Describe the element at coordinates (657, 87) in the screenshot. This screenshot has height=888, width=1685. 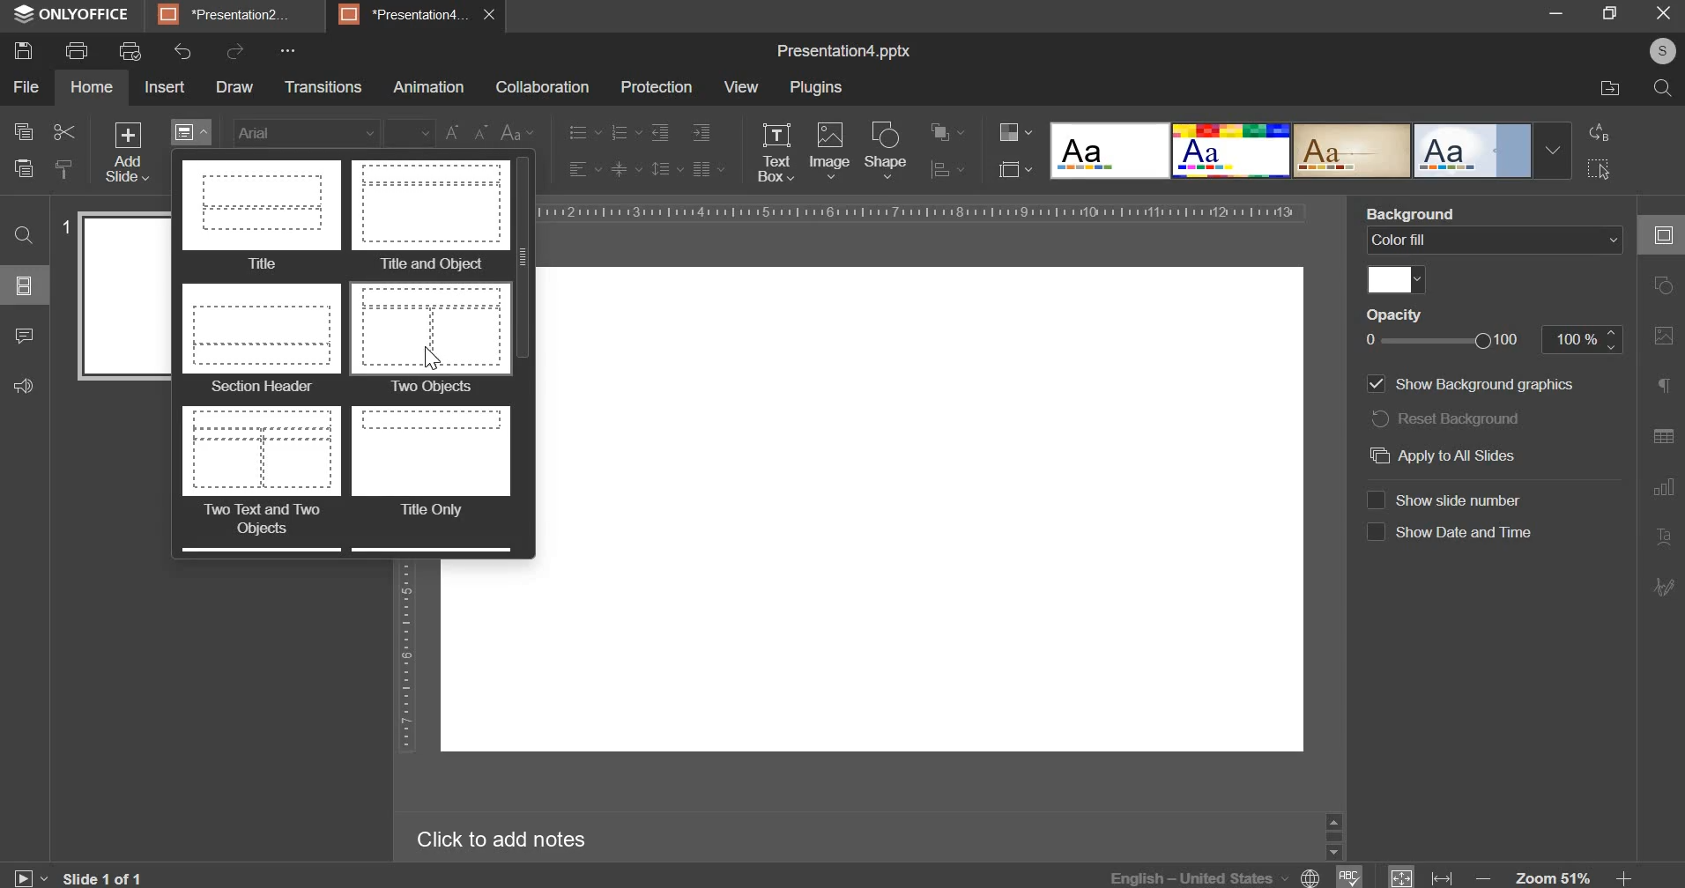
I see `protection` at that location.